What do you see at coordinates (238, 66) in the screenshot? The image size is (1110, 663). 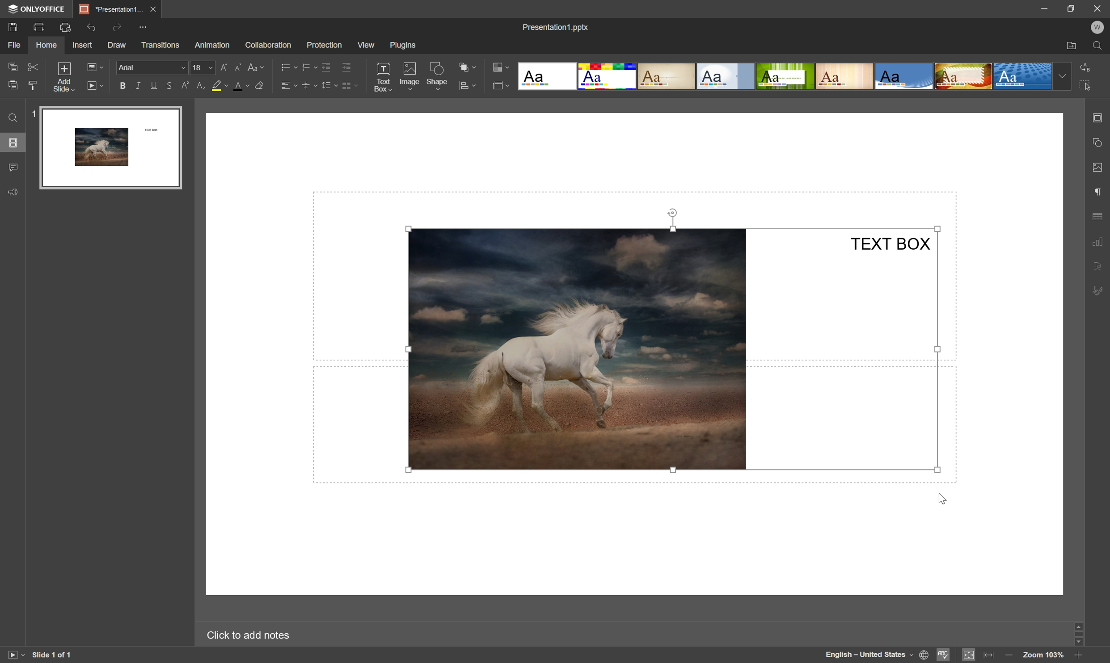 I see `decrement font size` at bounding box center [238, 66].